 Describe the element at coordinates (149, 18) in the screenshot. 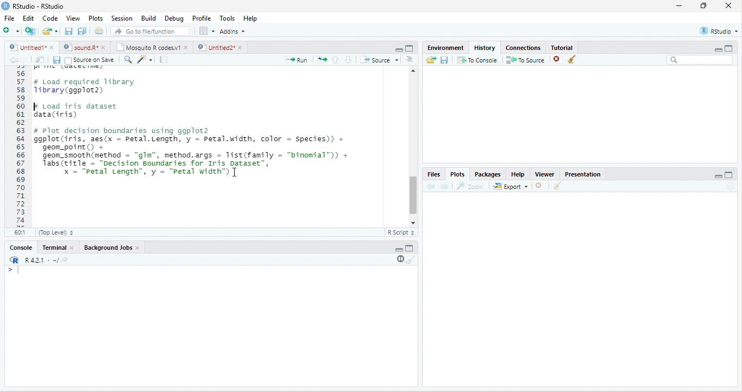

I see `Build` at that location.